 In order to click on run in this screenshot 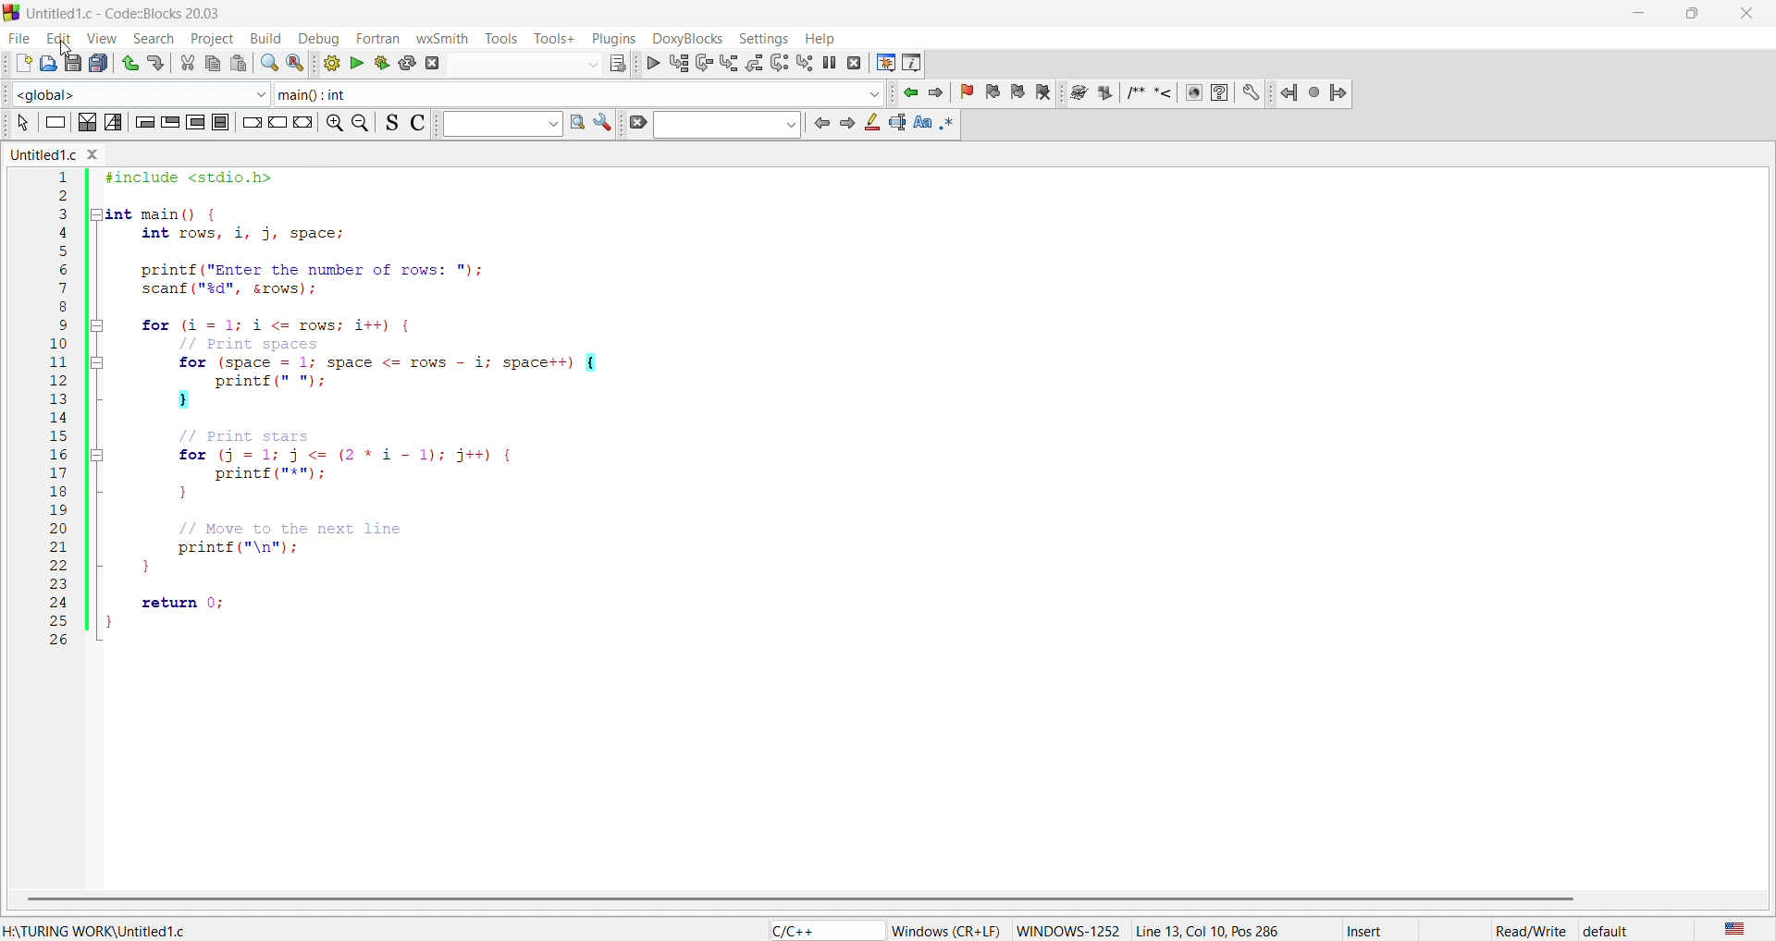, I will do `click(359, 63)`.